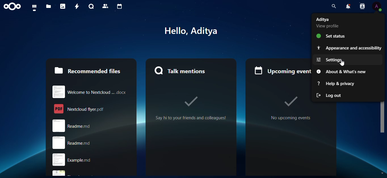 The image size is (387, 178). I want to click on profile, so click(377, 6).